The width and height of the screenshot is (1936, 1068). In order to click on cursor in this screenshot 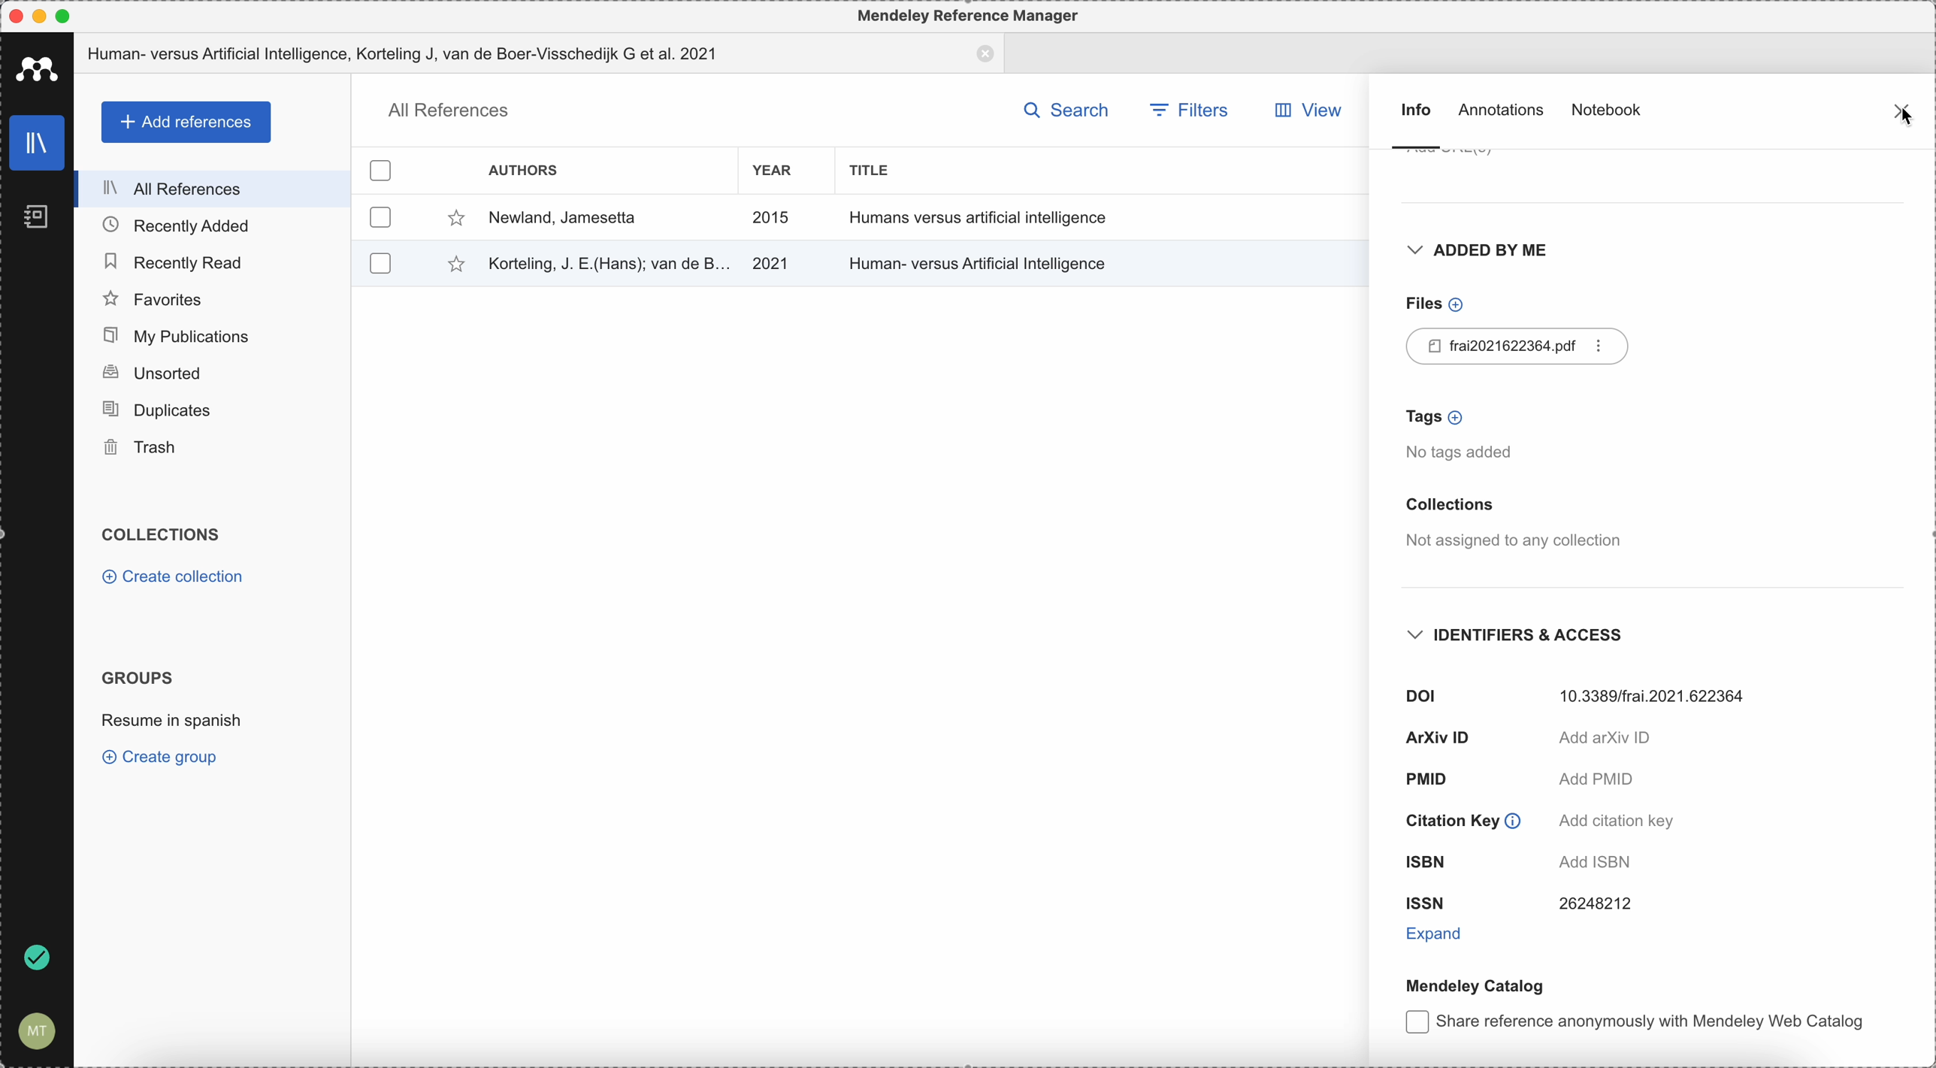, I will do `click(1907, 123)`.